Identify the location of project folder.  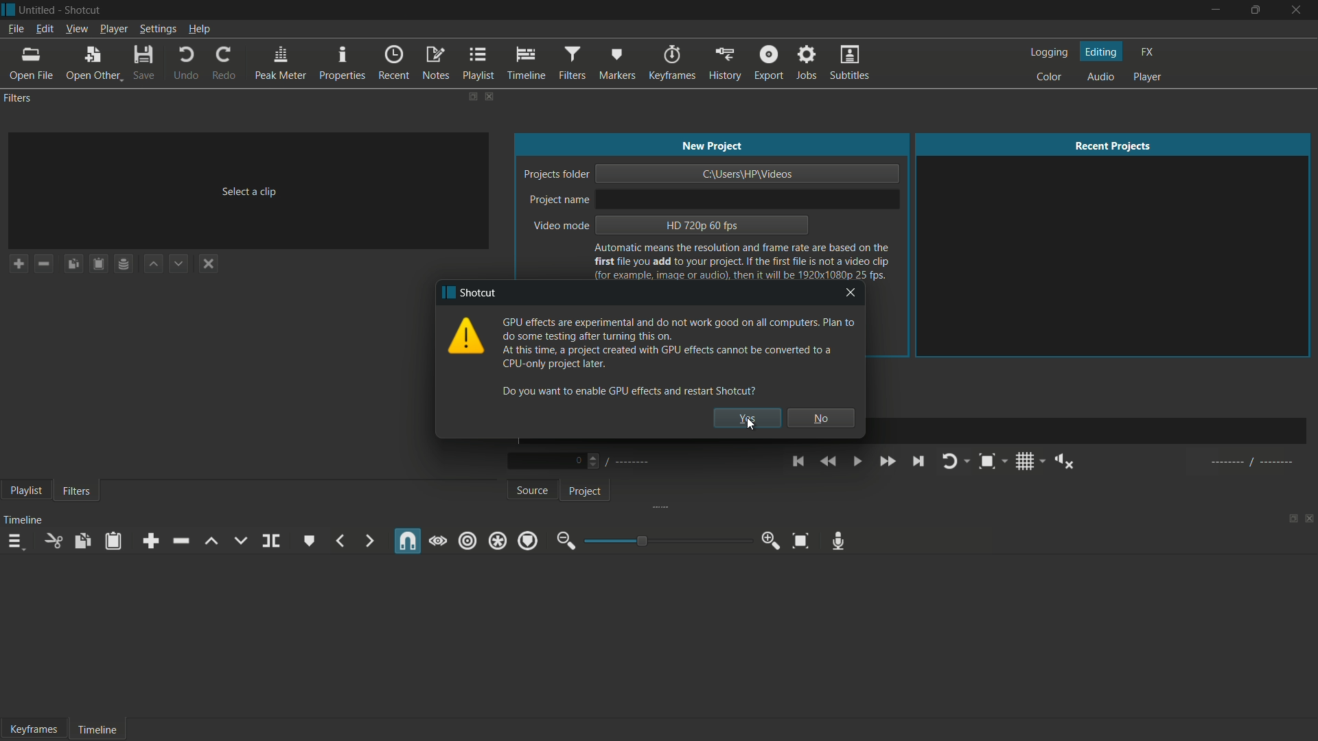
(555, 175).